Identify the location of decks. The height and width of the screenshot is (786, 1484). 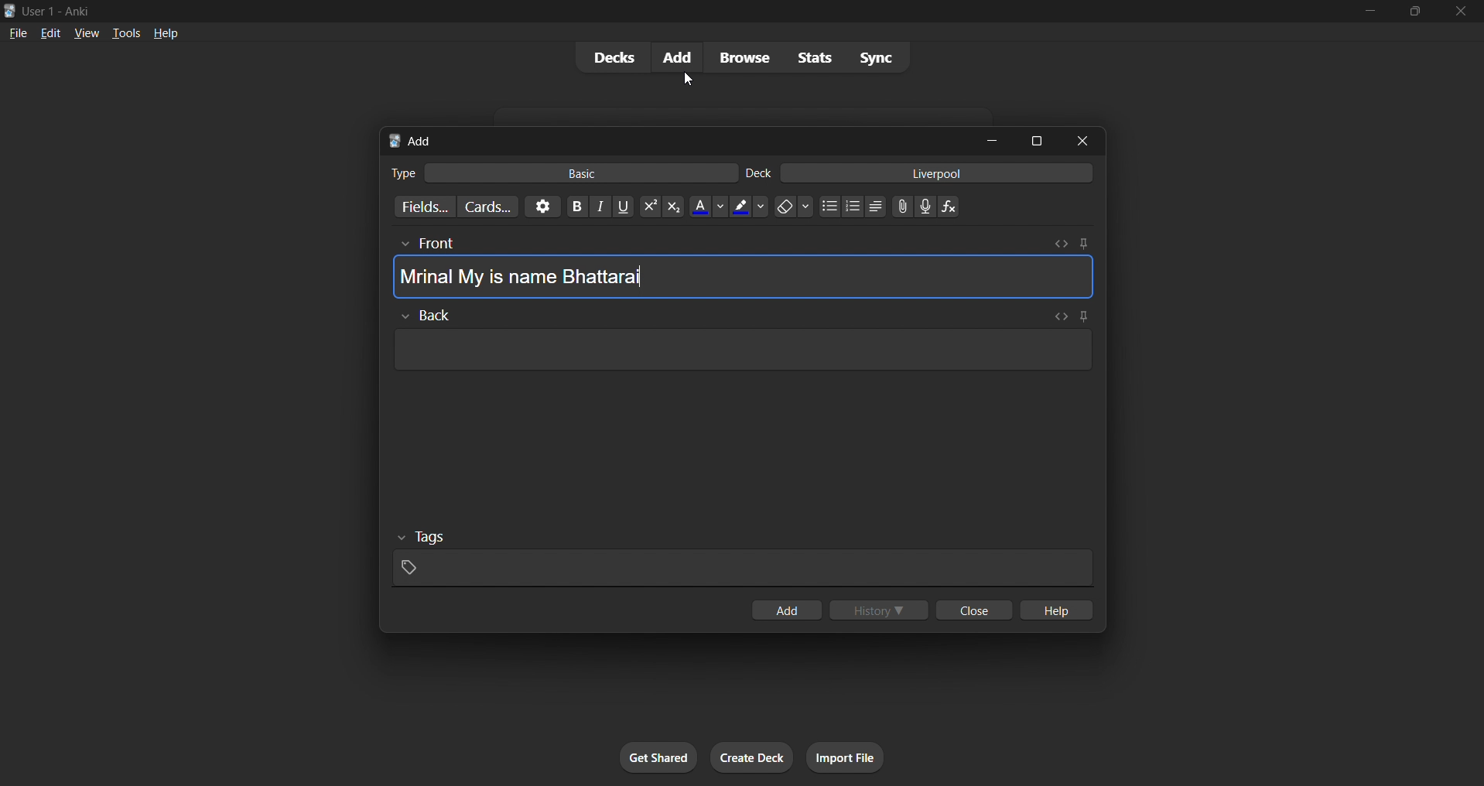
(608, 56).